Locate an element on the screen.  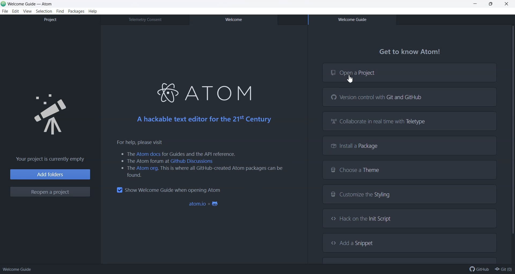
The Atom forum at Github Discussions is located at coordinates (168, 161).